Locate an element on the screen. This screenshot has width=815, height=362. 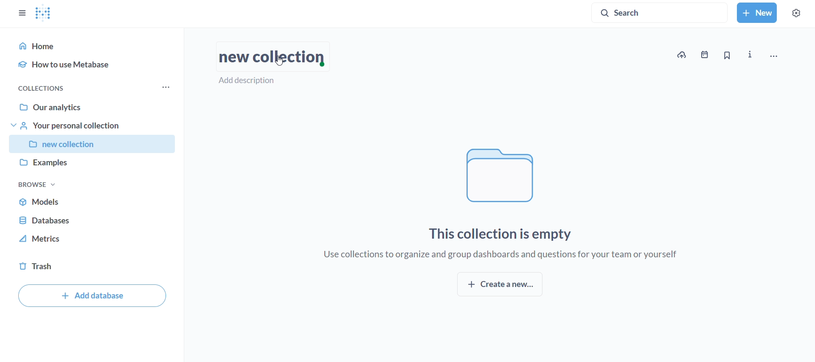
add description is located at coordinates (252, 81).